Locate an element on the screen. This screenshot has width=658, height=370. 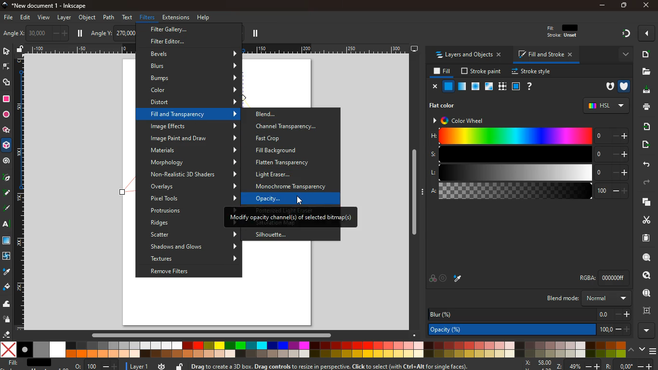
file is located at coordinates (8, 17).